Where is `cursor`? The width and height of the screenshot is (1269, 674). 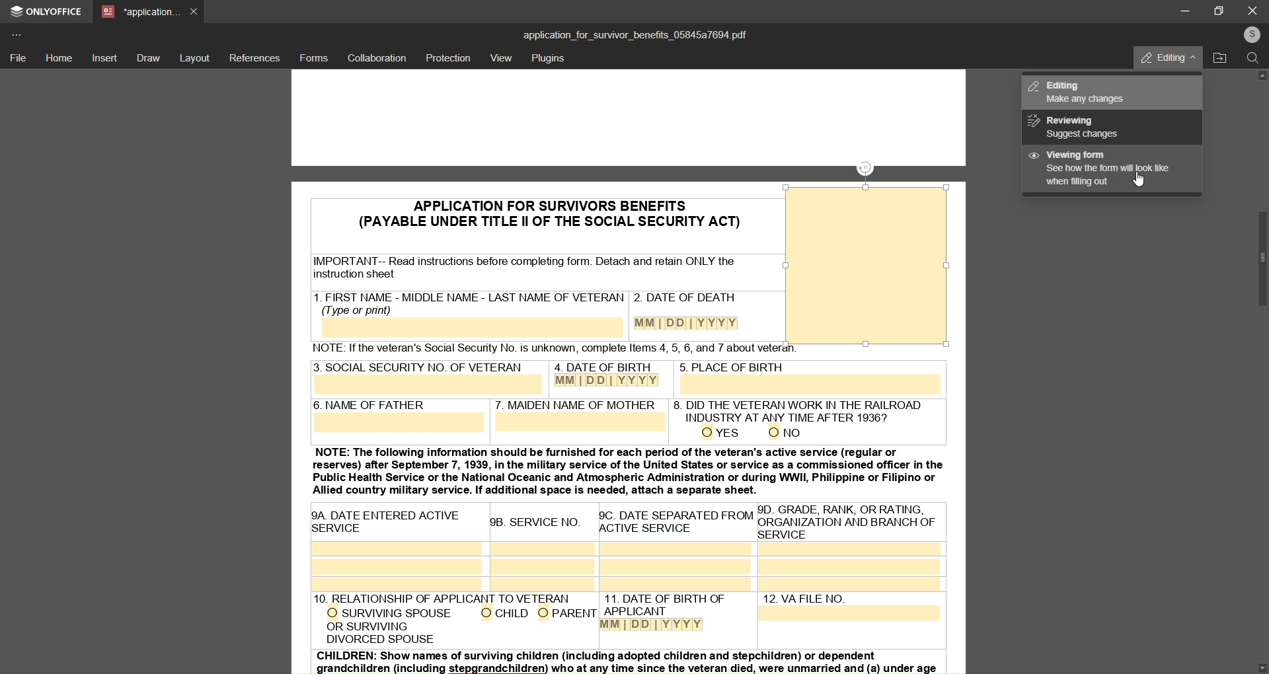 cursor is located at coordinates (1133, 186).